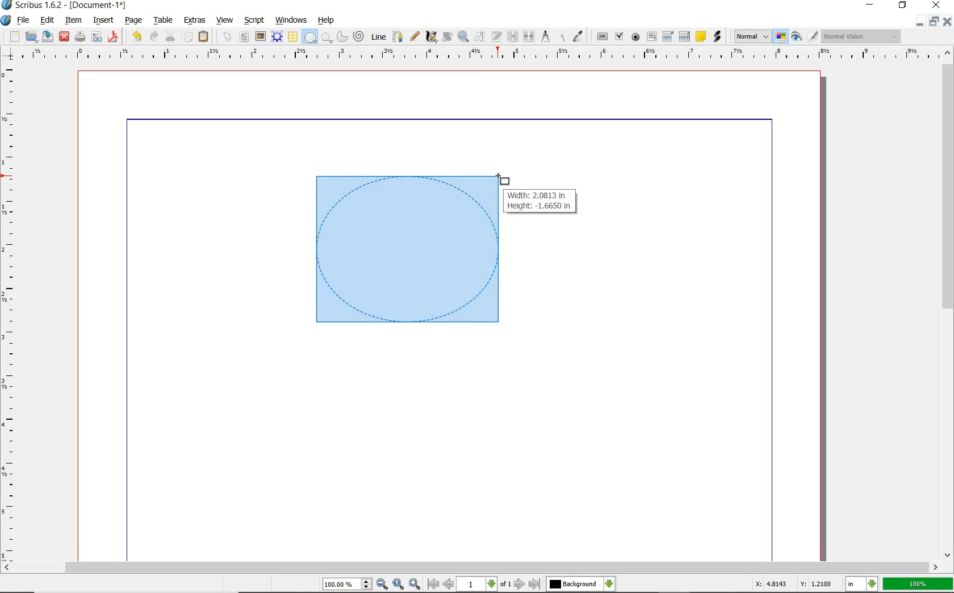 This screenshot has width=954, height=593. What do you see at coordinates (433, 584) in the screenshot?
I see `first` at bounding box center [433, 584].